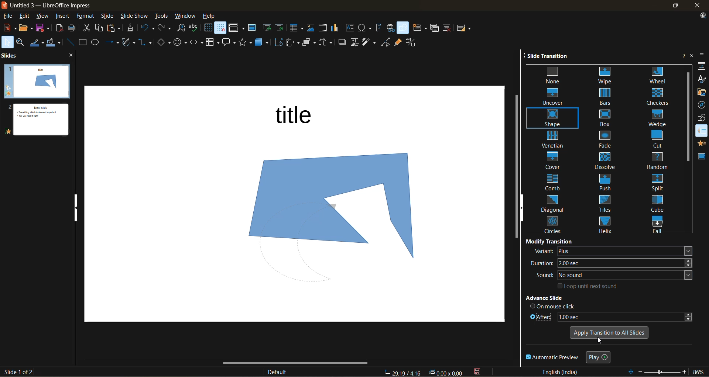 The height and width of the screenshot is (377, 709). Describe the element at coordinates (88, 29) in the screenshot. I see `cut` at that location.